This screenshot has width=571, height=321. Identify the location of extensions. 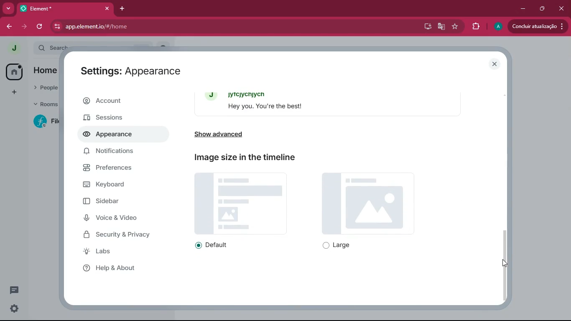
(473, 27).